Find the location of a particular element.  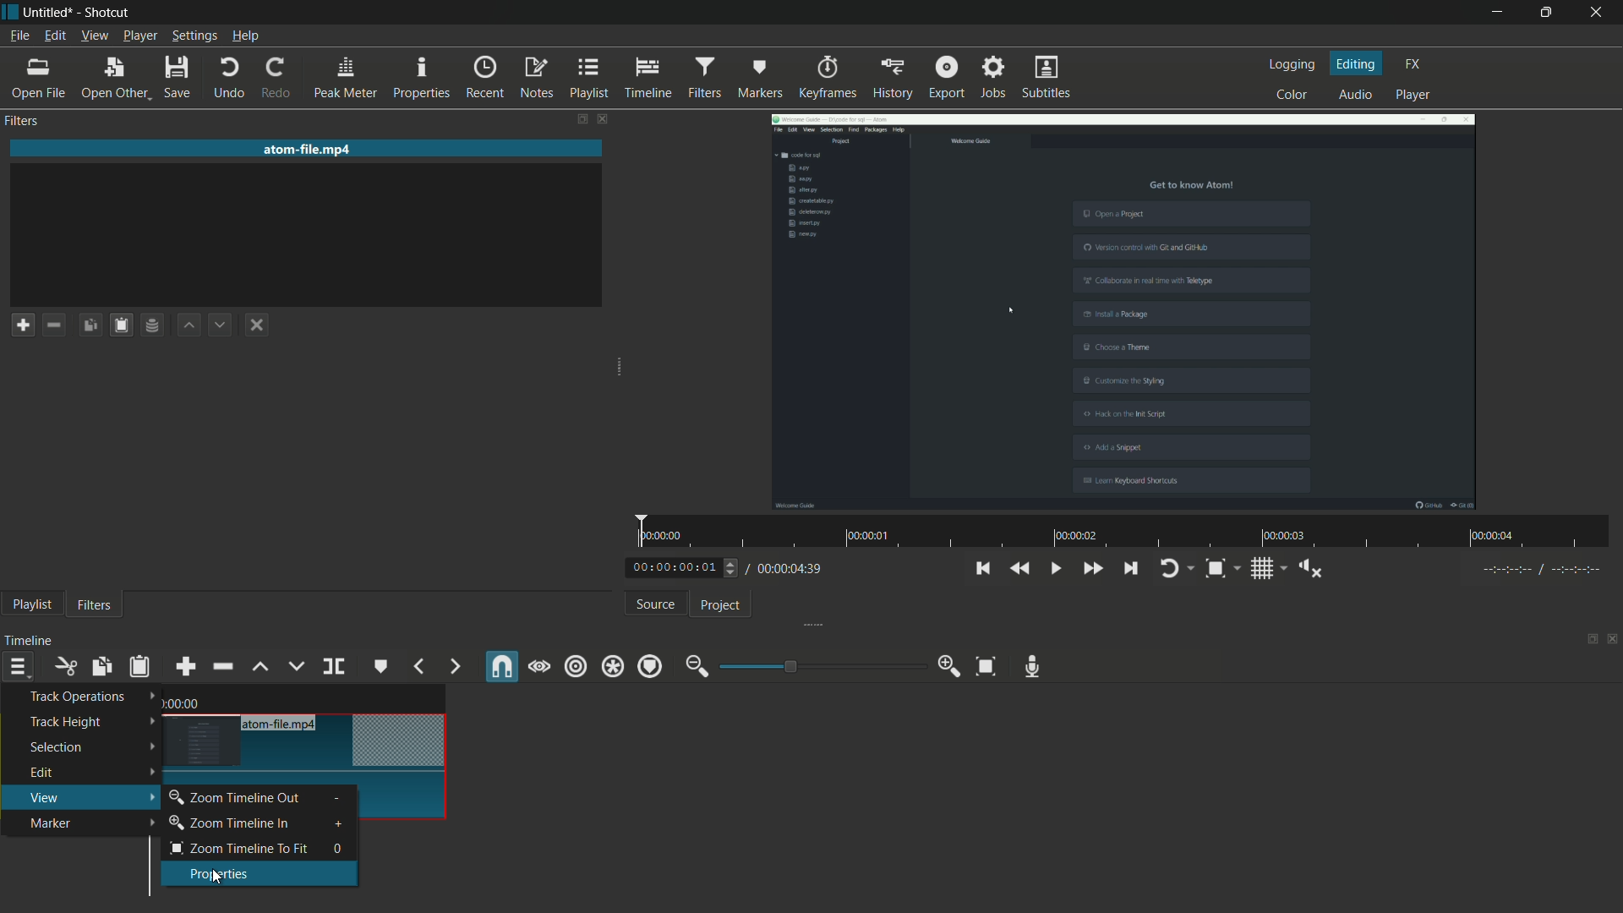

close app is located at coordinates (1598, 13).